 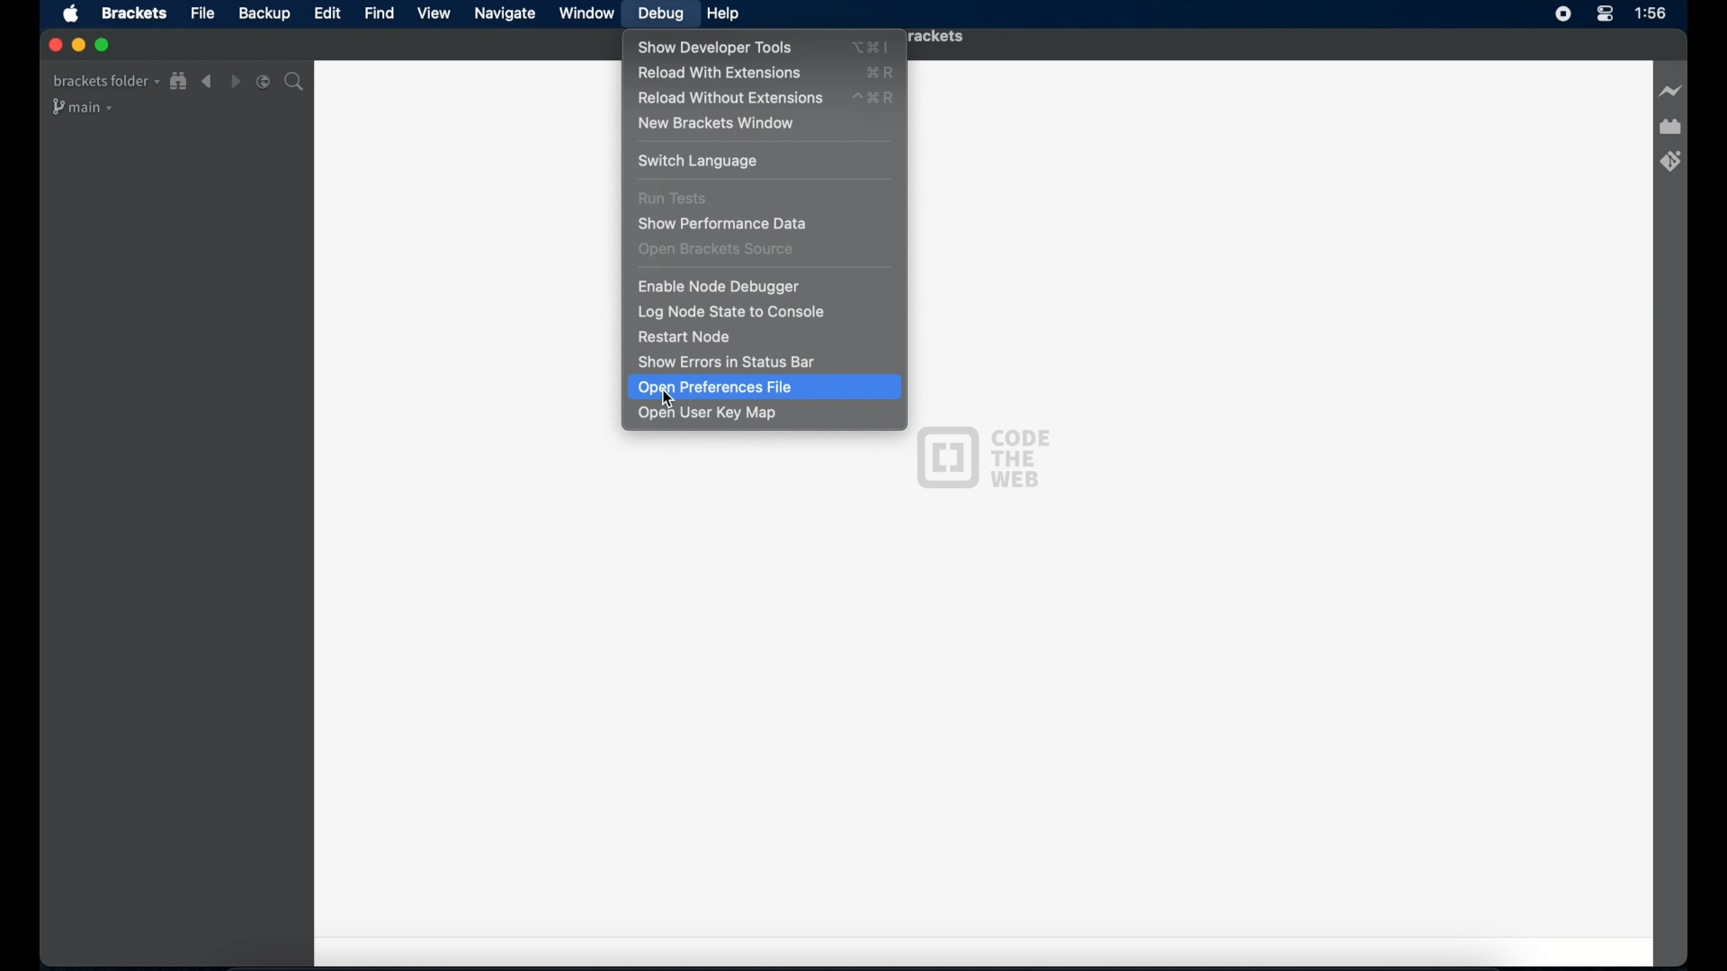 I want to click on Brackets logo, so click(x=939, y=458).